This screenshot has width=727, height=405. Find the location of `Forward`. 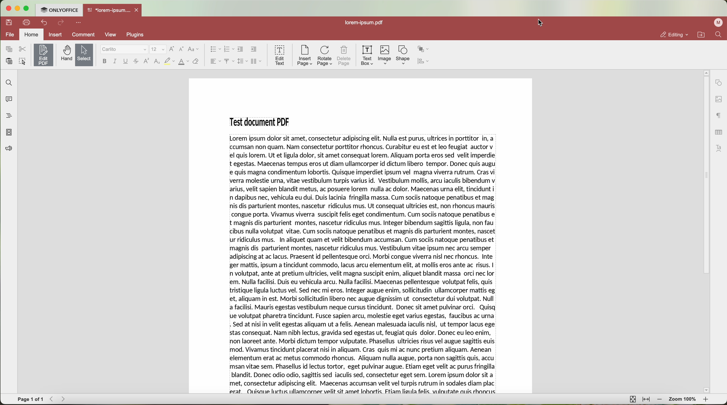

Forward is located at coordinates (65, 399).